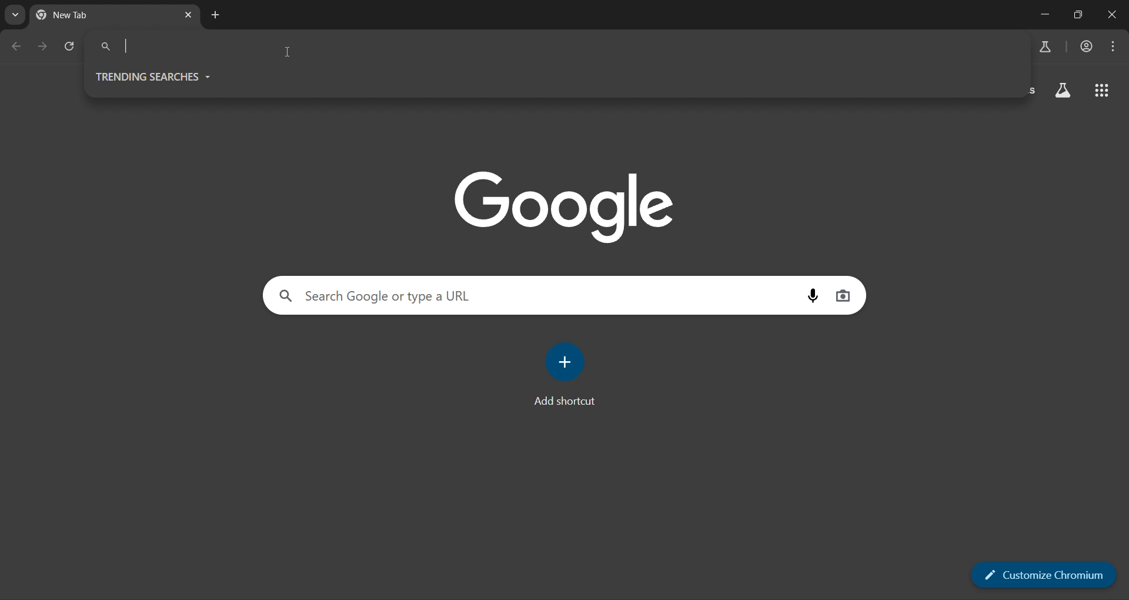  Describe the element at coordinates (216, 15) in the screenshot. I see `new tab` at that location.